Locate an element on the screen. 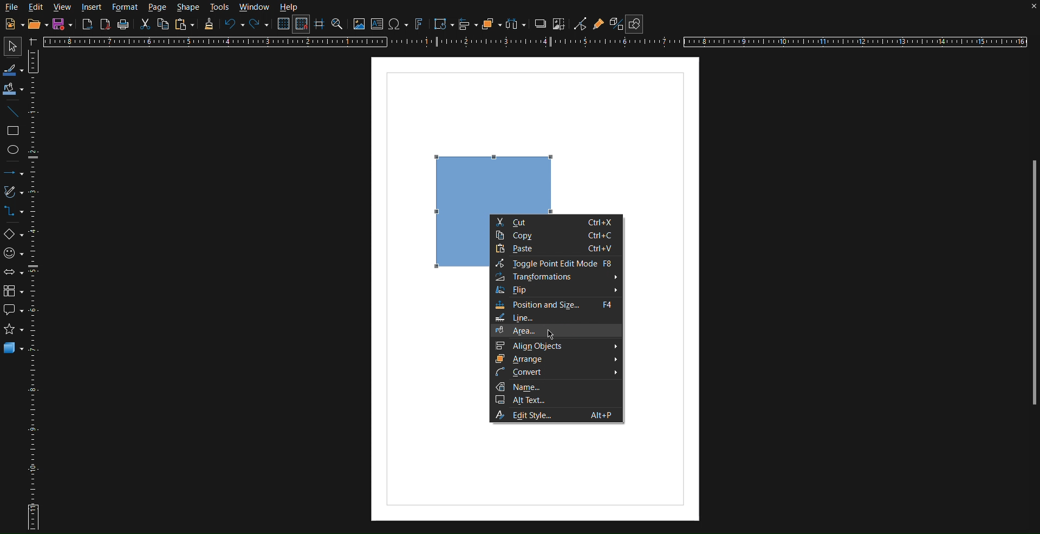  Transformations is located at coordinates (441, 24).